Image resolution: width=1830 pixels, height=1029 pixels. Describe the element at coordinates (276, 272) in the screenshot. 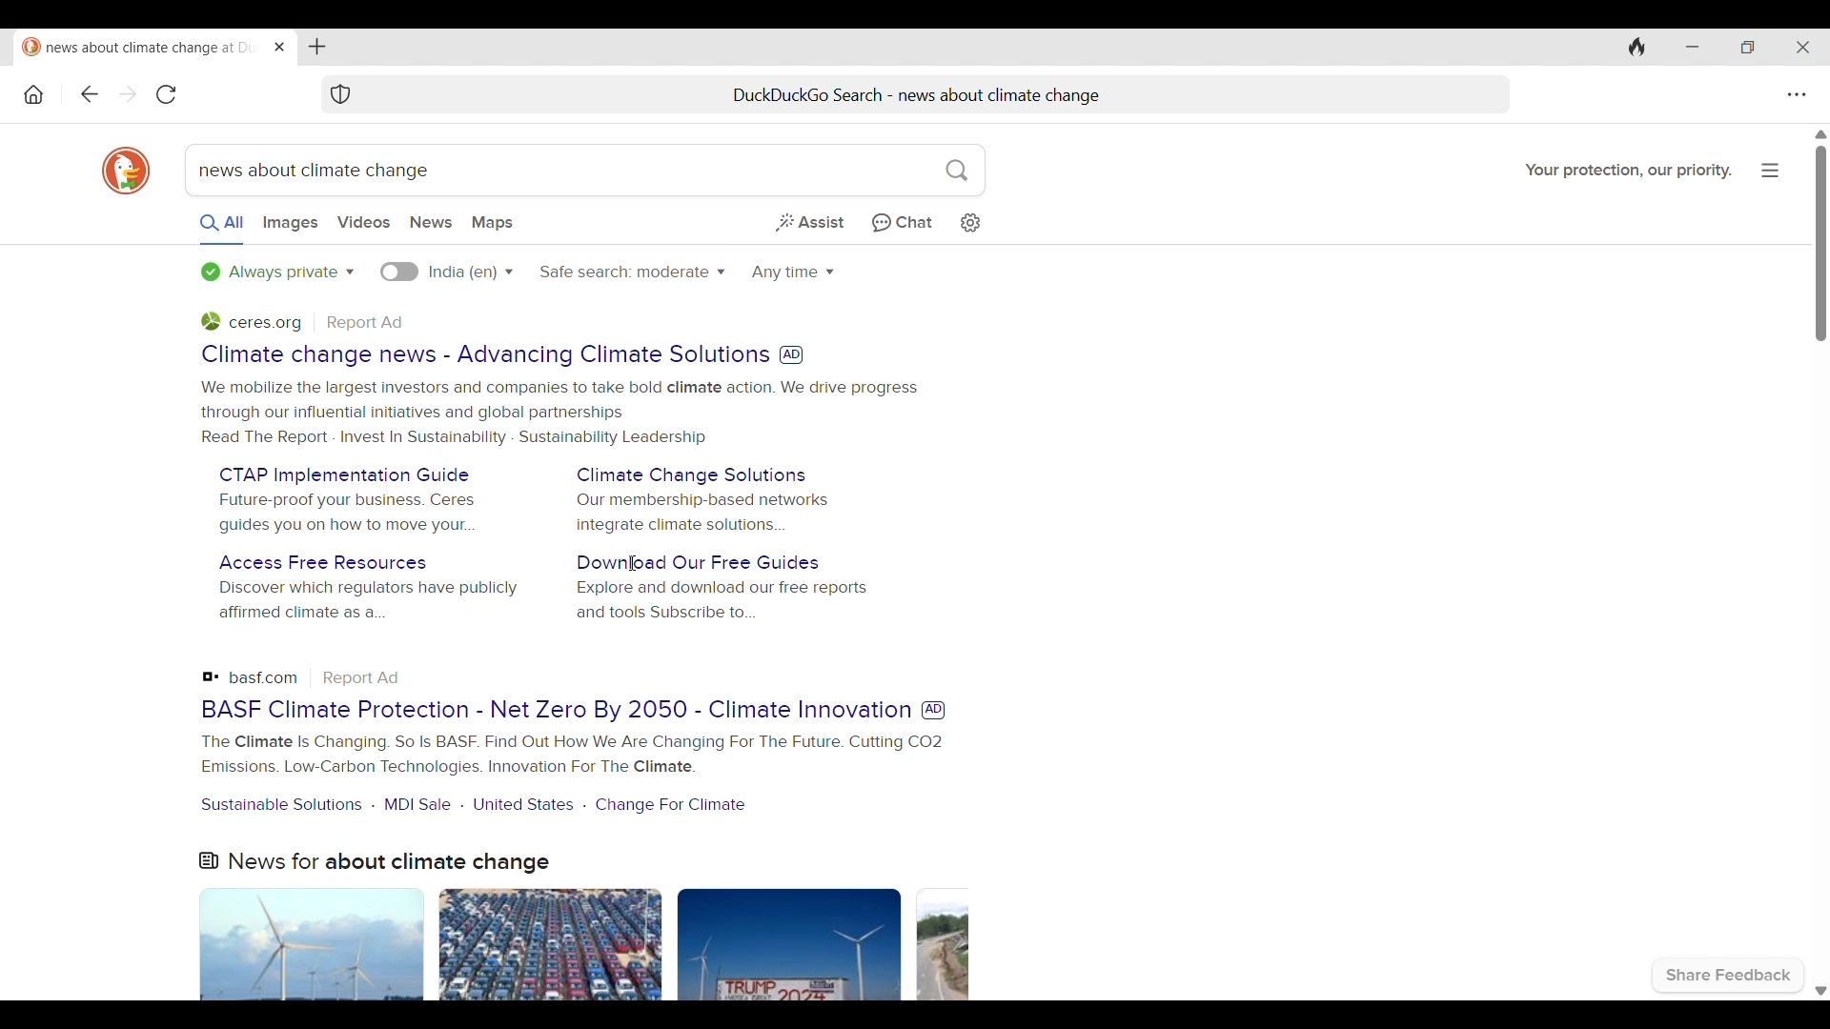

I see `Privacy options` at that location.